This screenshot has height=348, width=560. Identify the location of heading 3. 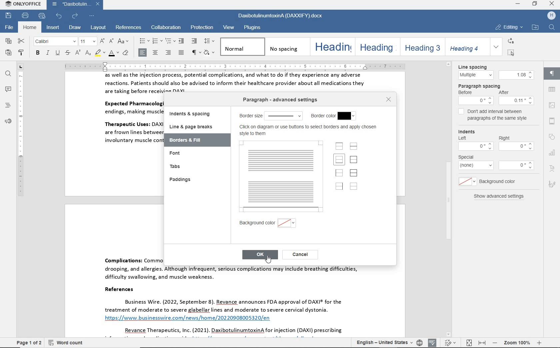
(421, 47).